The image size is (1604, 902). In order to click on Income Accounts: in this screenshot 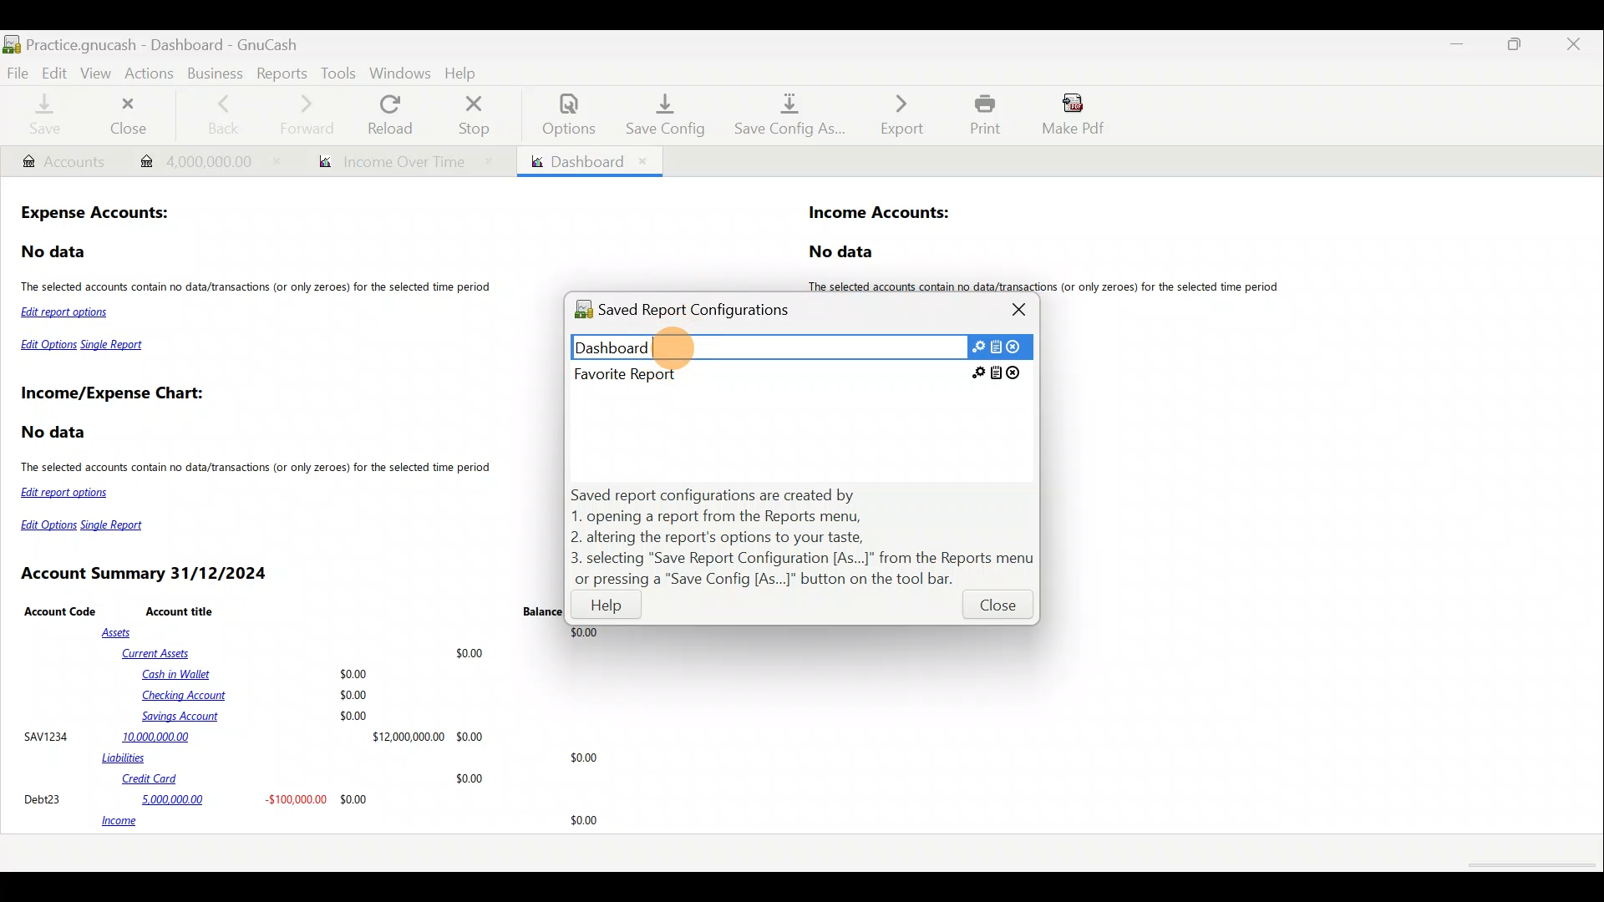, I will do `click(881, 214)`.